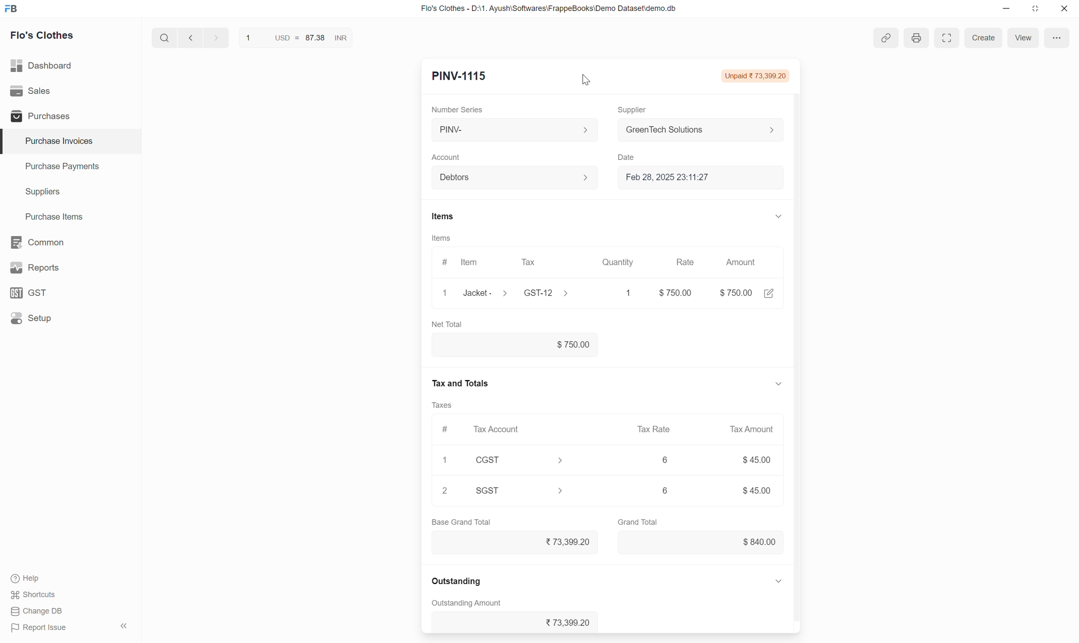 The image size is (1079, 643). I want to click on Open print view, so click(917, 38).